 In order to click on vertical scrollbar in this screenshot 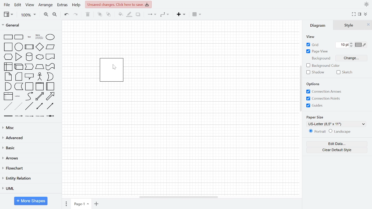, I will do `click(301, 89)`.